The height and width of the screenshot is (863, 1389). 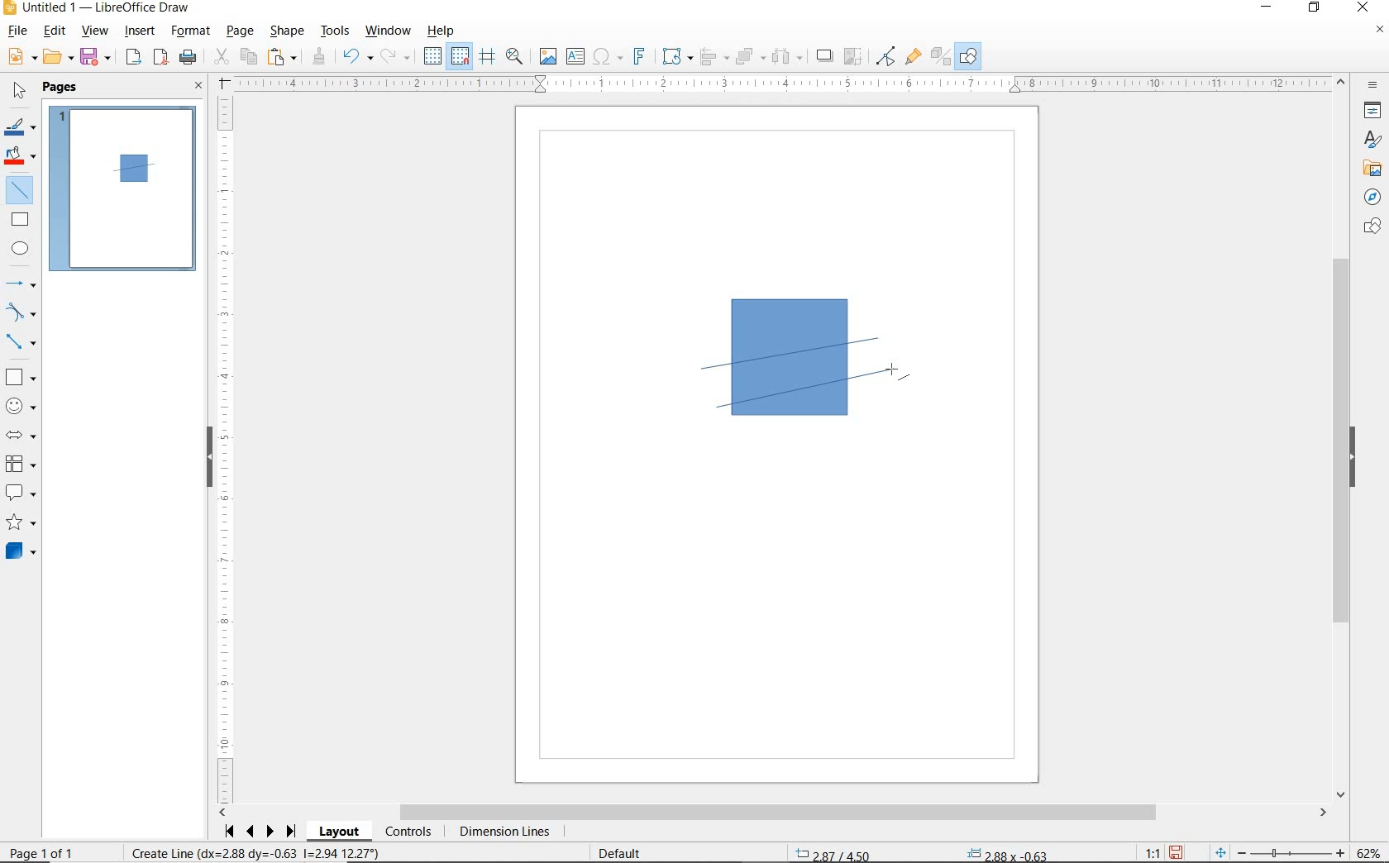 I want to click on EDIT, so click(x=55, y=31).